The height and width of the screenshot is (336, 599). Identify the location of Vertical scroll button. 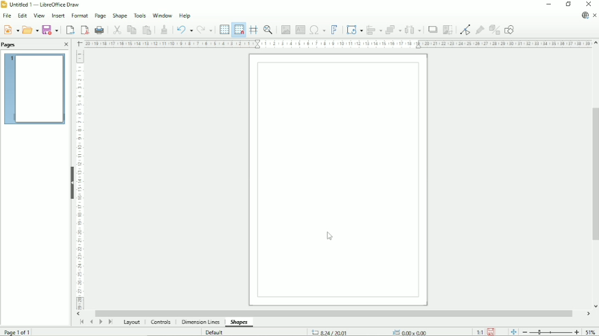
(595, 306).